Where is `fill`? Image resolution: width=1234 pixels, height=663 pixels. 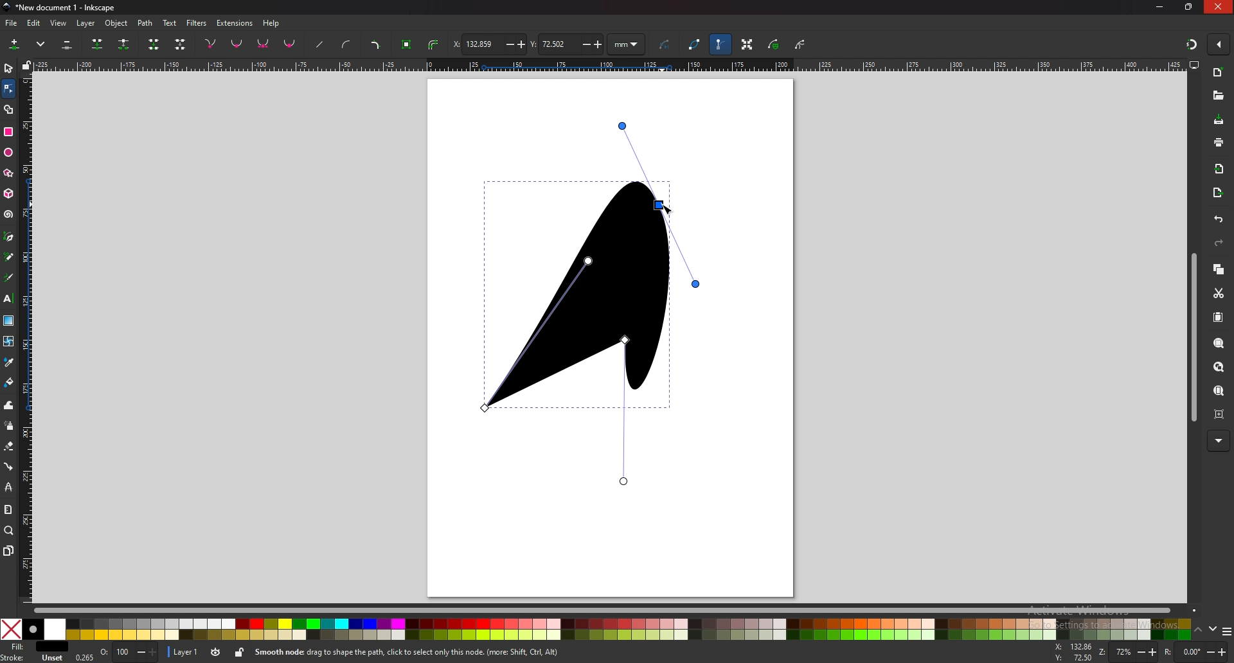
fill is located at coordinates (33, 646).